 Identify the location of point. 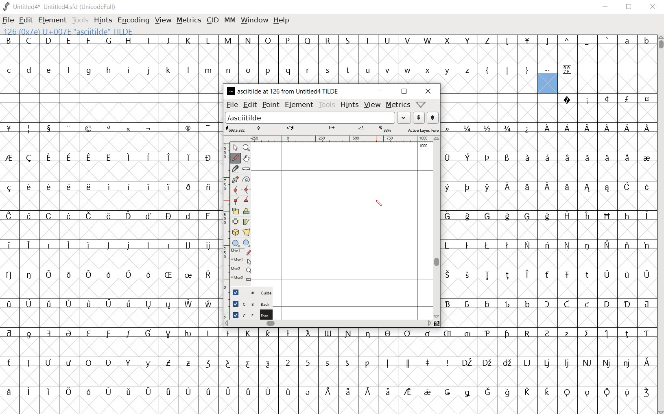
(271, 105).